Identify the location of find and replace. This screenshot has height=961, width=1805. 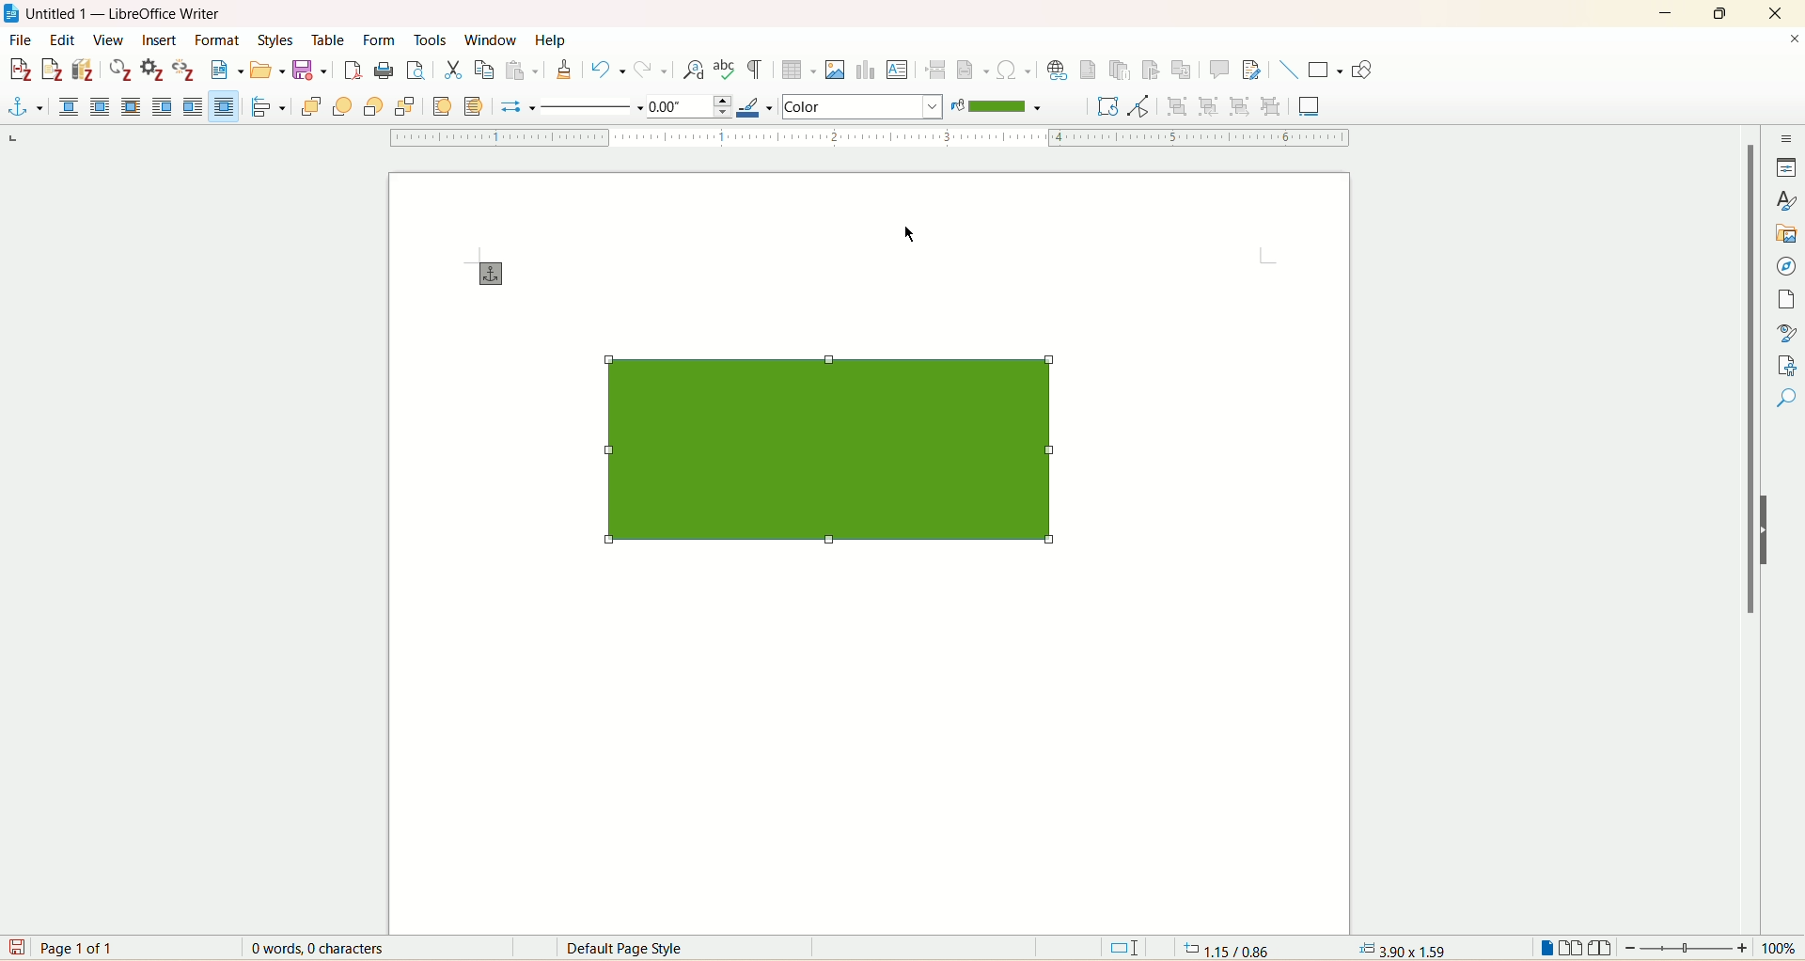
(692, 70).